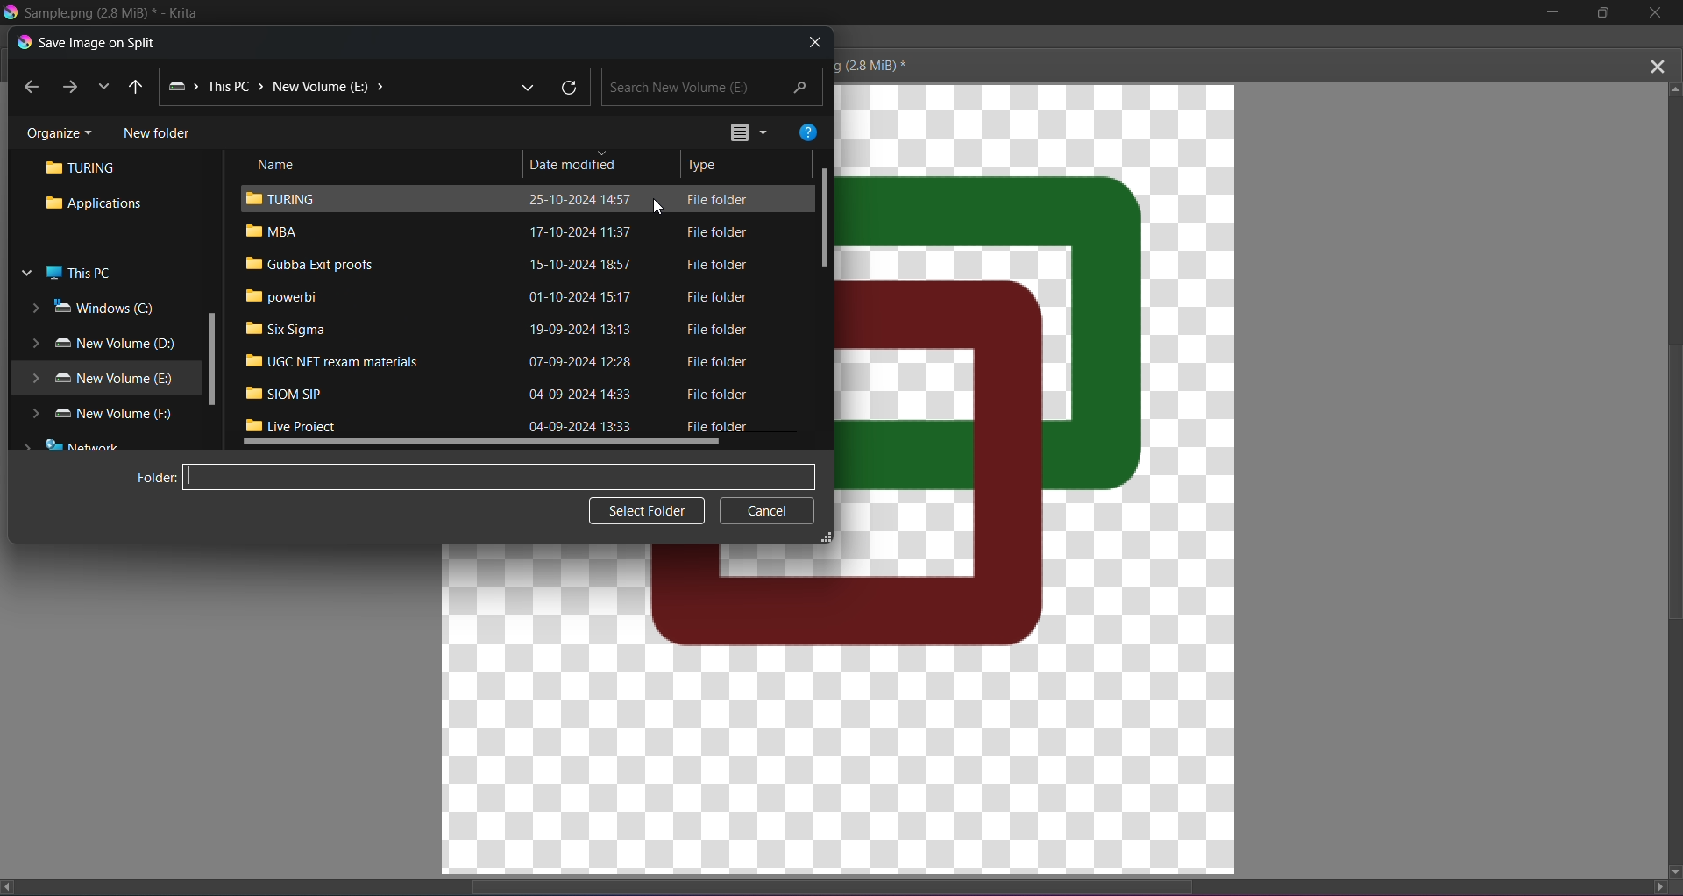  What do you see at coordinates (65, 274) in the screenshot?
I see `This PC` at bounding box center [65, 274].